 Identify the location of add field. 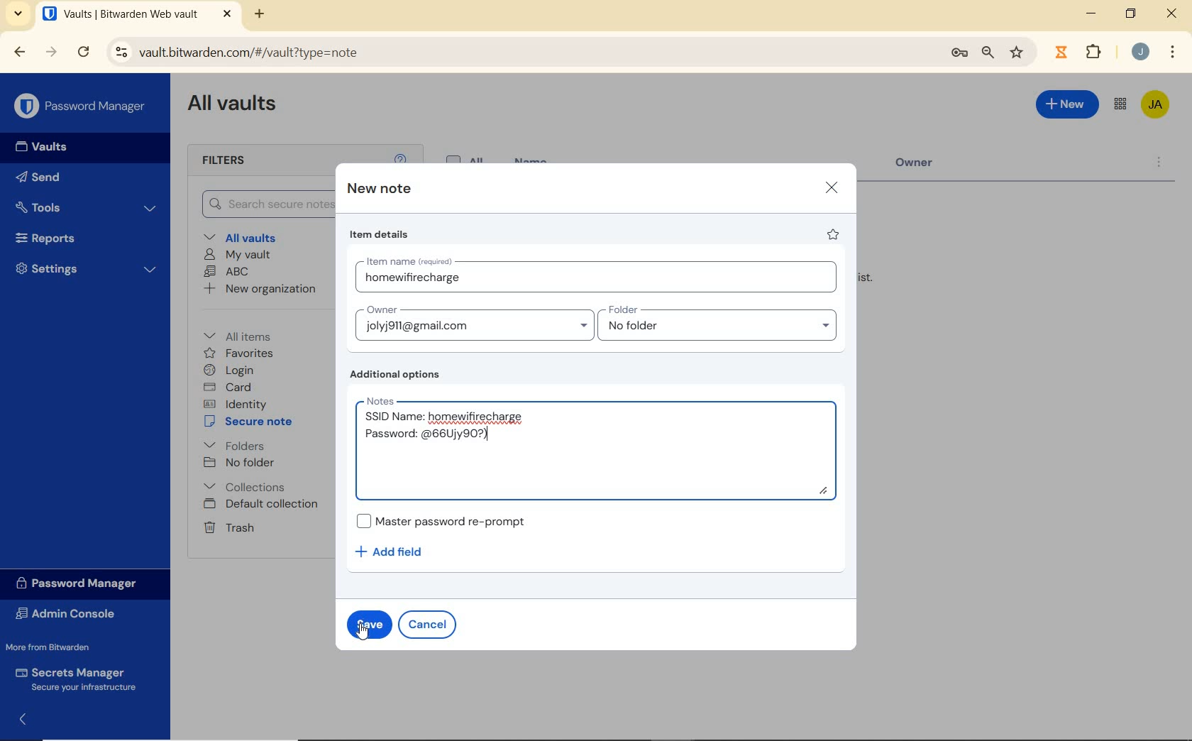
(399, 552).